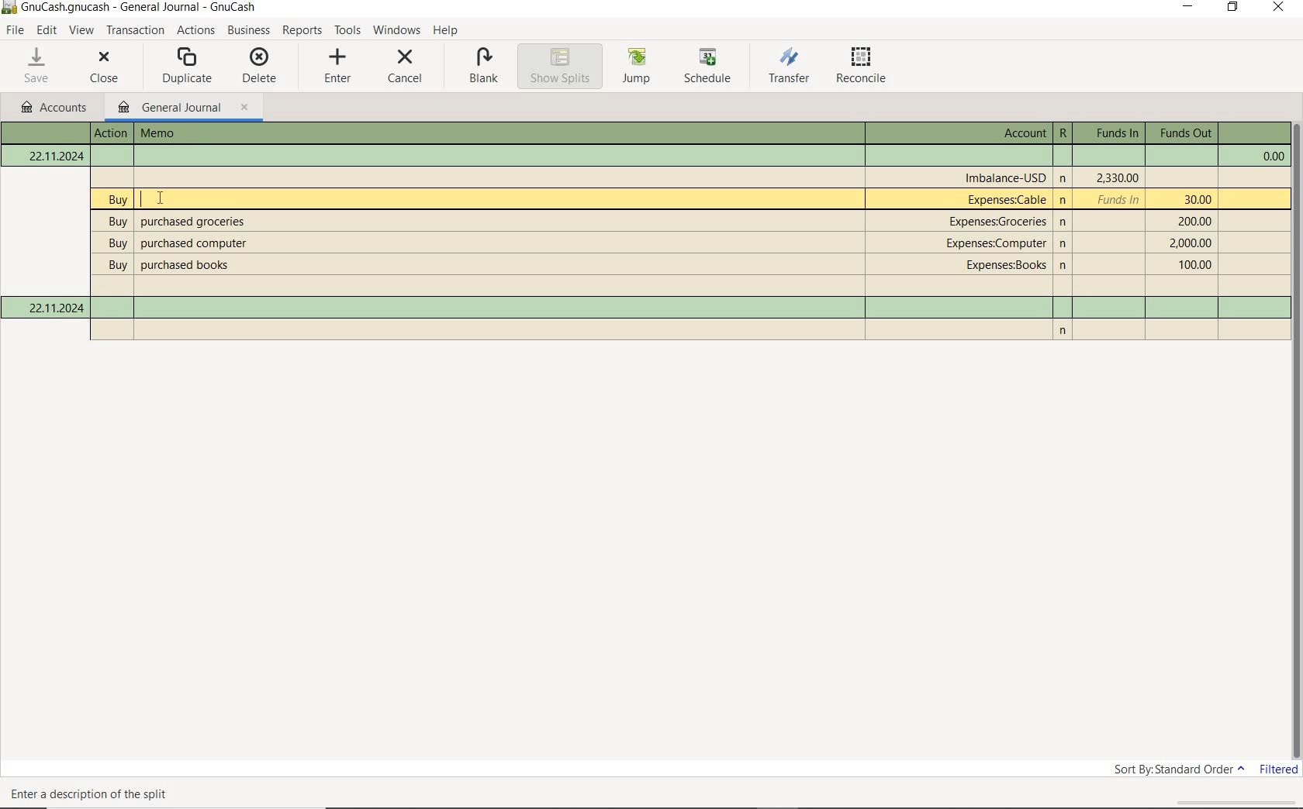 The image size is (1303, 809). Describe the element at coordinates (303, 30) in the screenshot. I see `REPORTS` at that location.